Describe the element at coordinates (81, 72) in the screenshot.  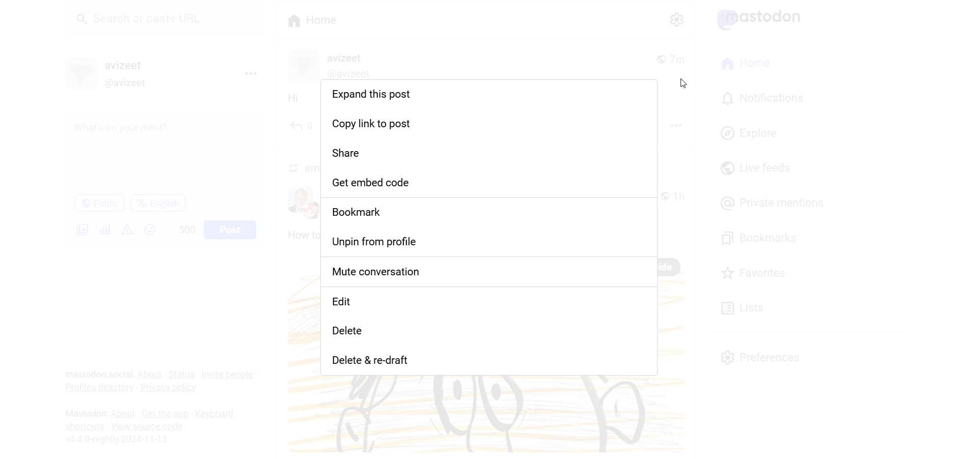
I see `Profile Photo` at that location.